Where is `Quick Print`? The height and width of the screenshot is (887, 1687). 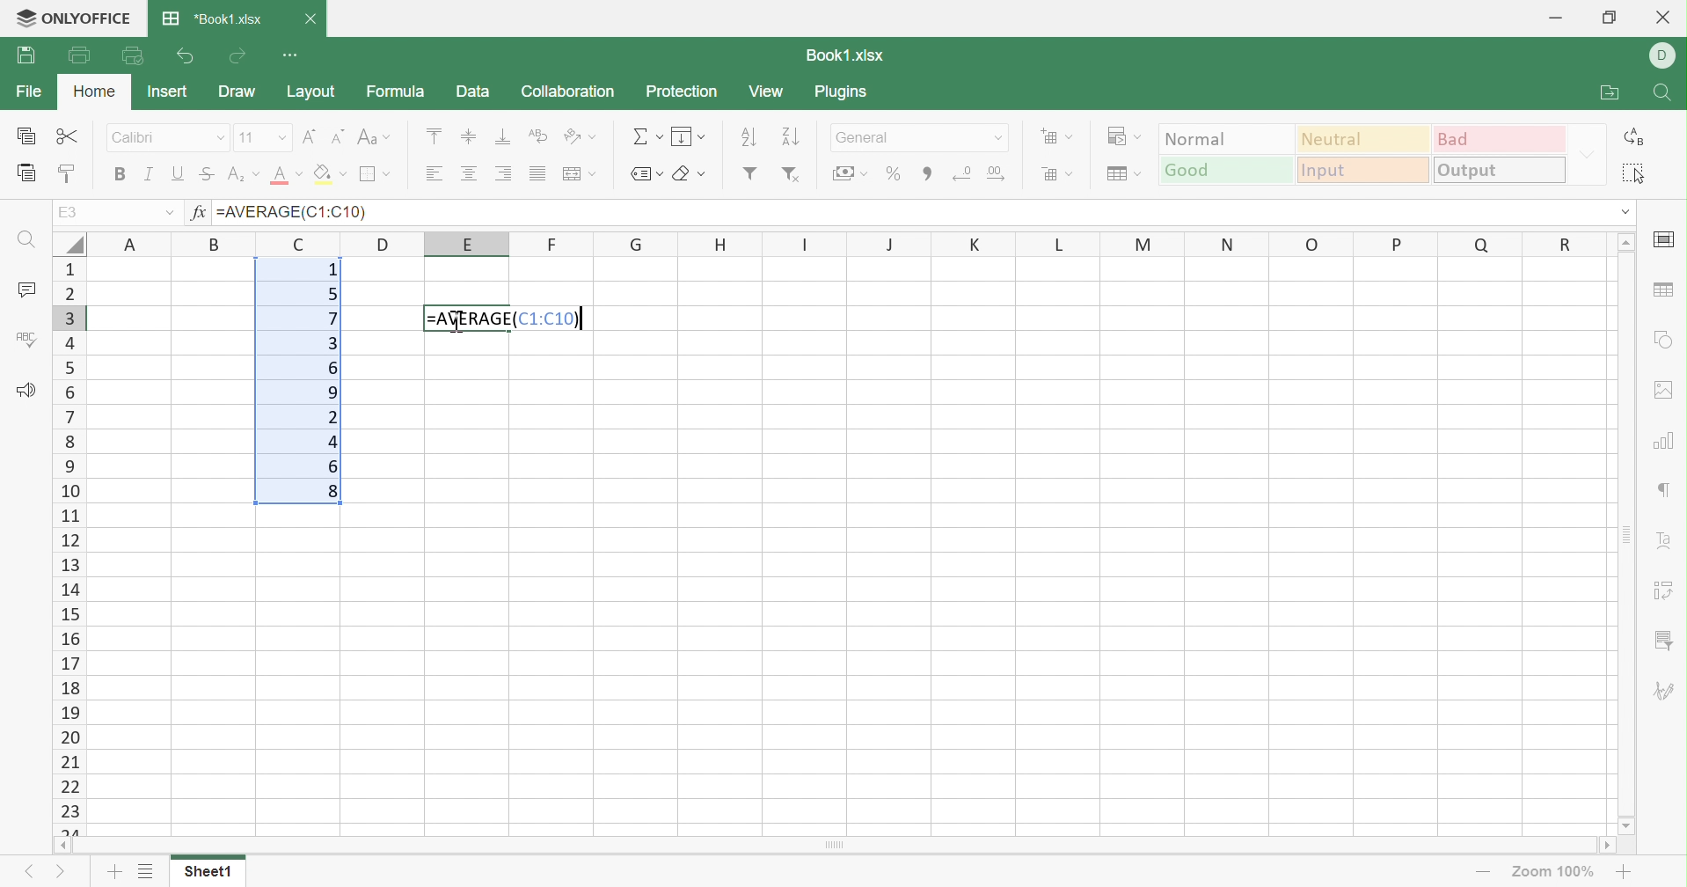
Quick Print is located at coordinates (131, 56).